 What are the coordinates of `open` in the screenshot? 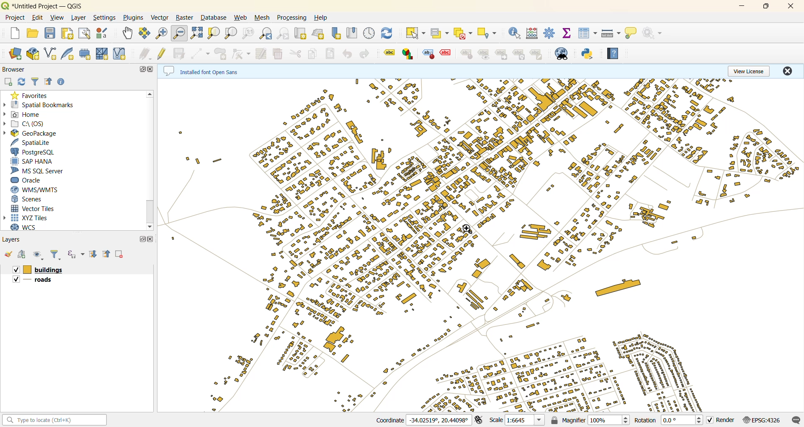 It's located at (10, 255).